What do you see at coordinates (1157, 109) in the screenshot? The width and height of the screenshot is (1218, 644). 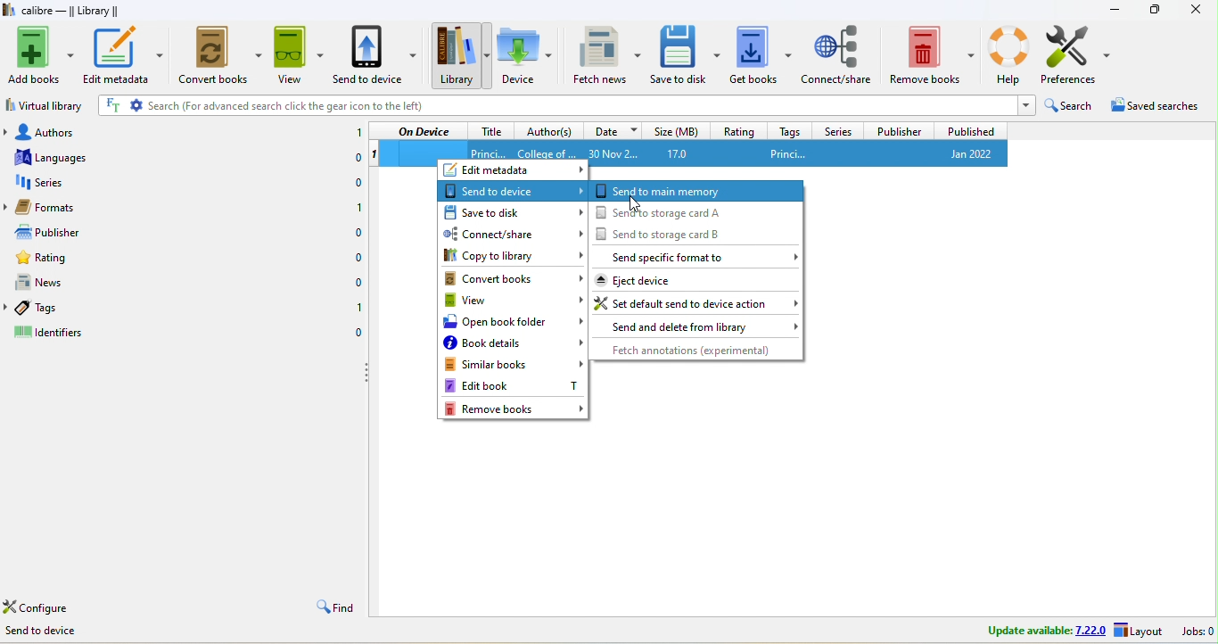 I see `saved searches` at bounding box center [1157, 109].